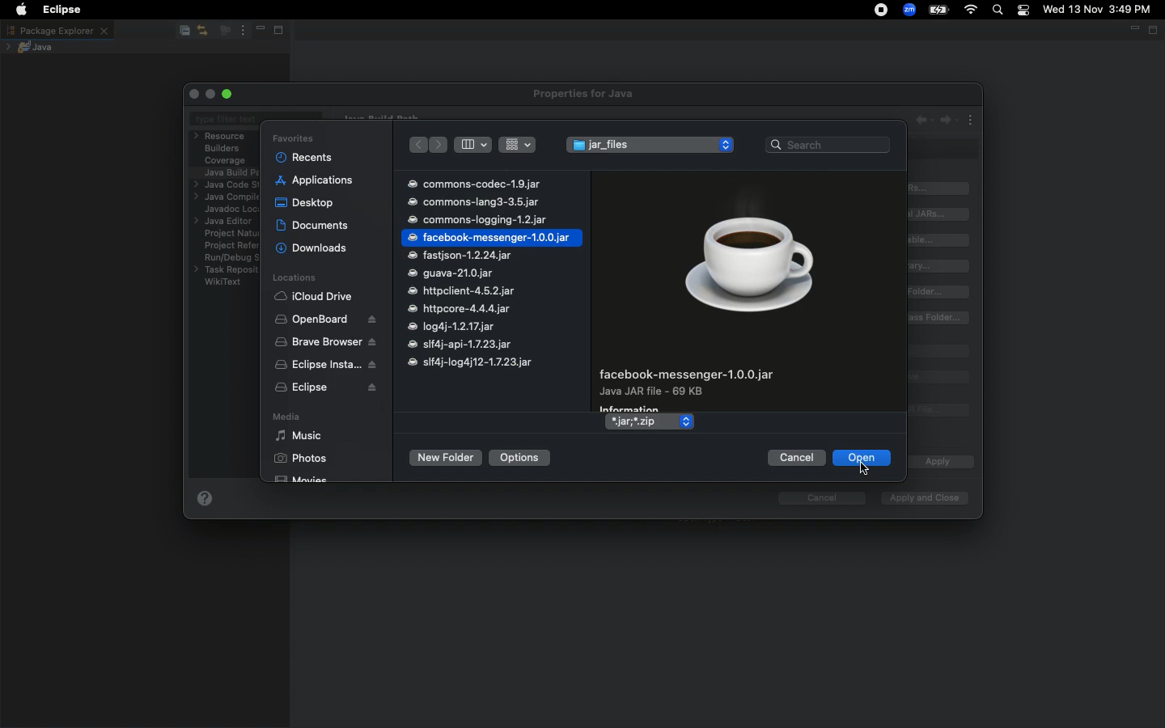  What do you see at coordinates (939, 377) in the screenshot?
I see `Remove` at bounding box center [939, 377].